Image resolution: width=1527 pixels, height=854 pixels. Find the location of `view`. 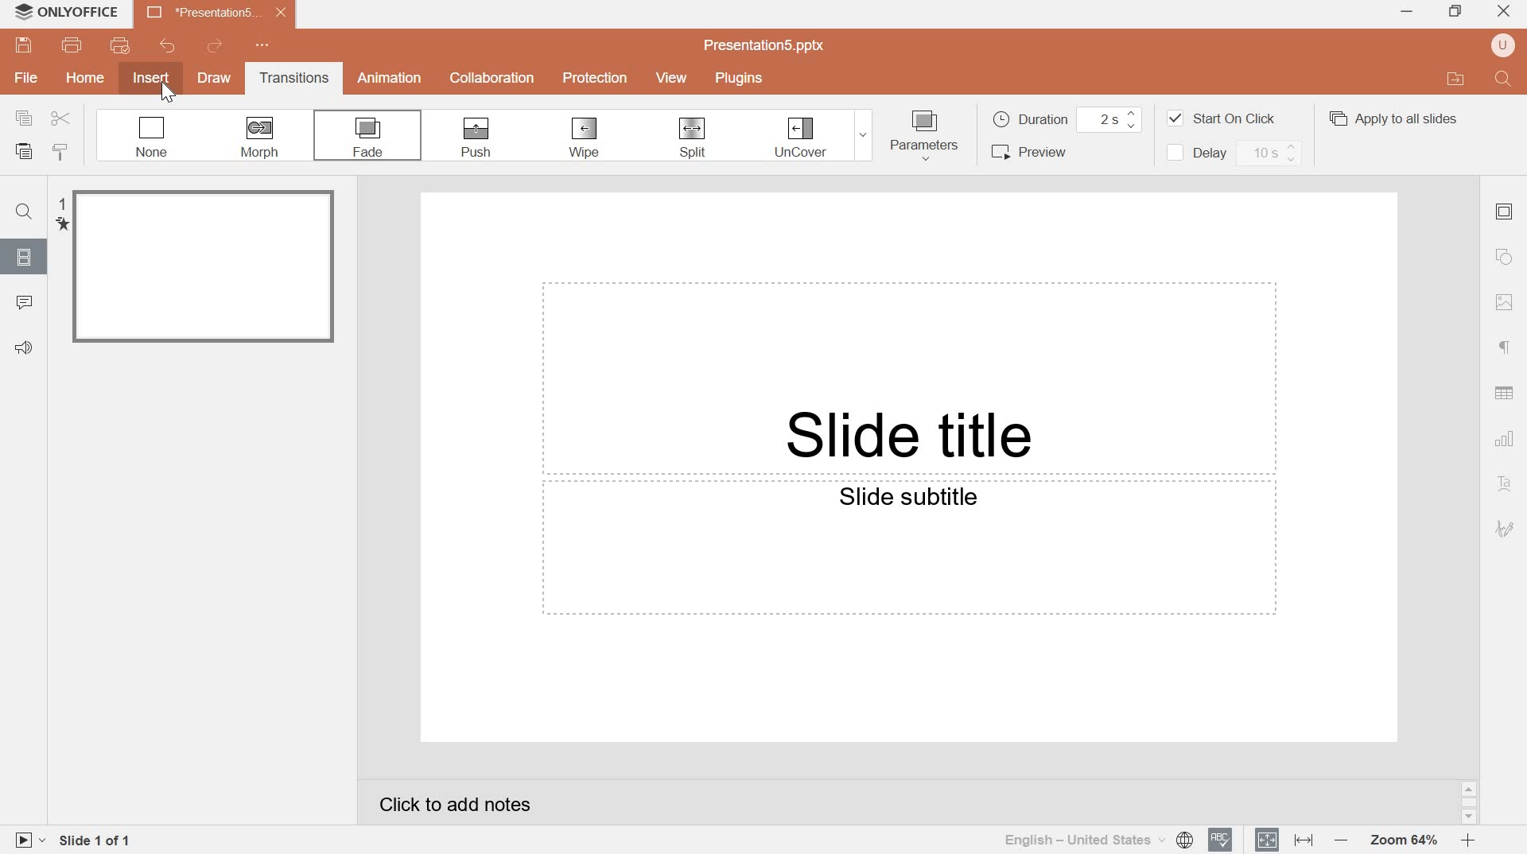

view is located at coordinates (674, 77).